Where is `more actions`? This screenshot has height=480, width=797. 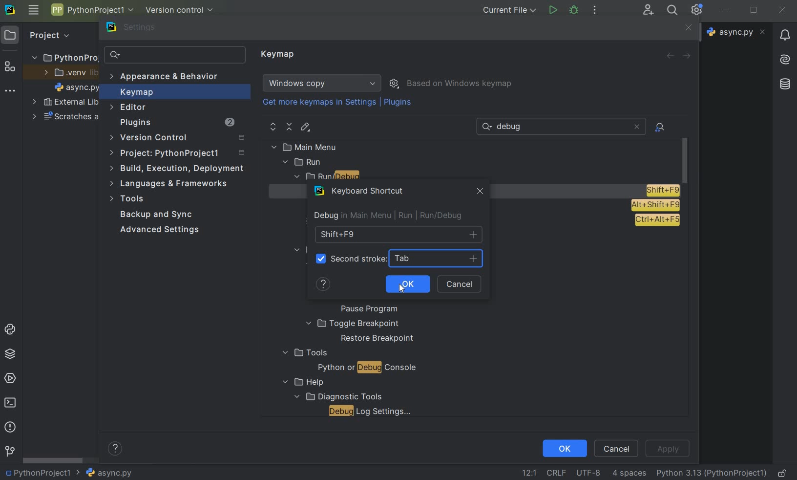 more actions is located at coordinates (594, 11).